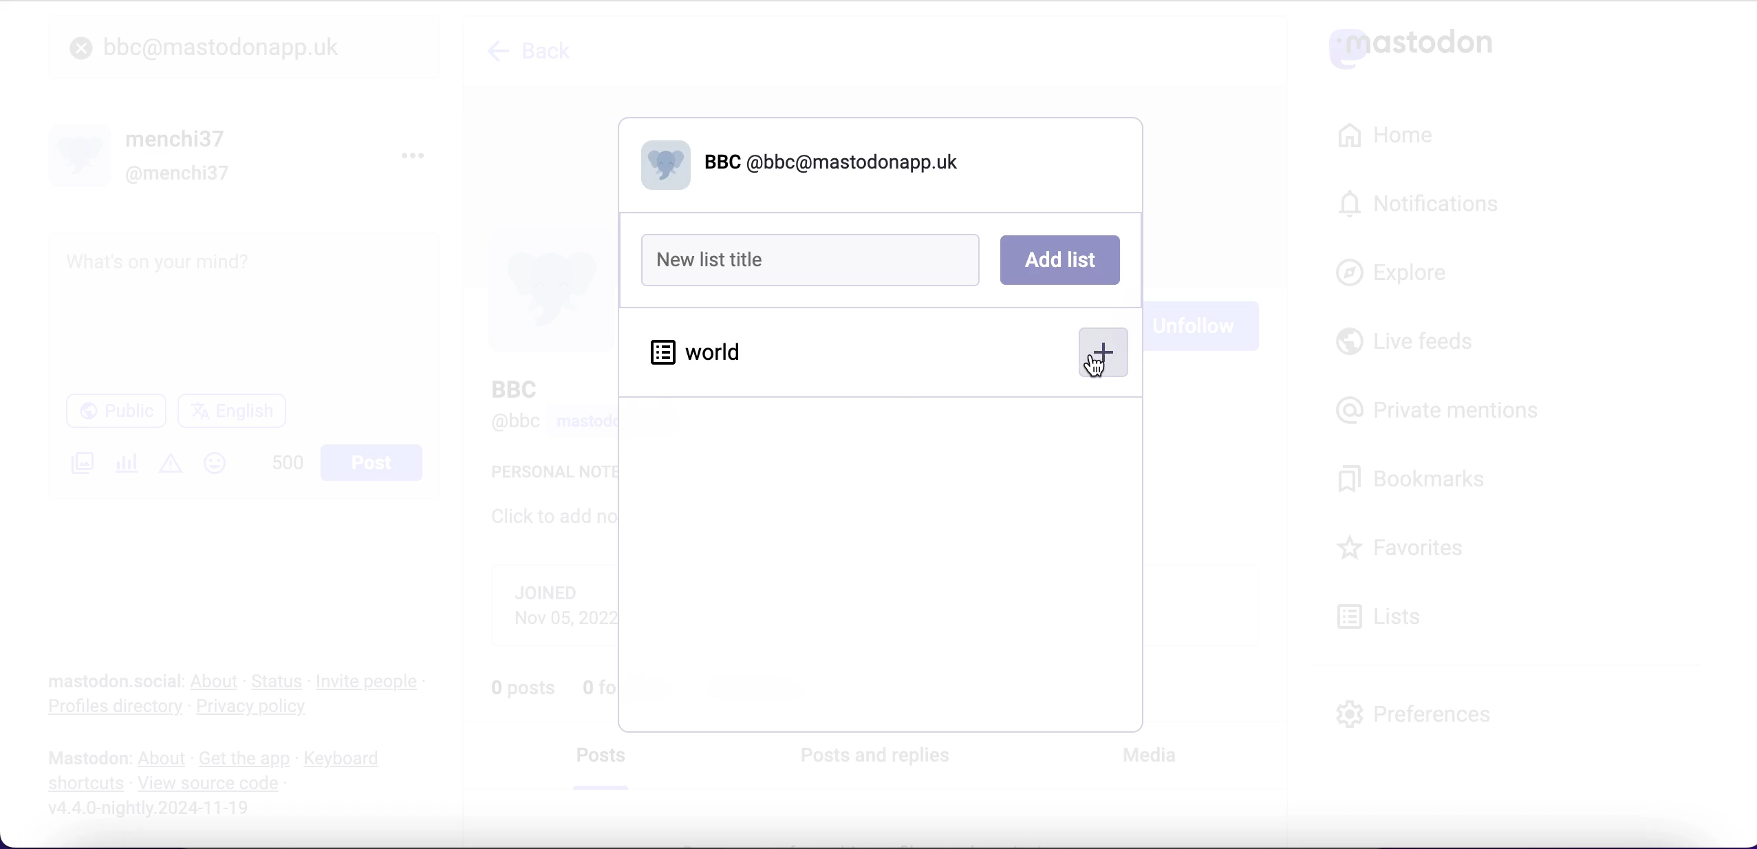 This screenshot has height=849, width=1757. I want to click on add list, so click(1057, 257).